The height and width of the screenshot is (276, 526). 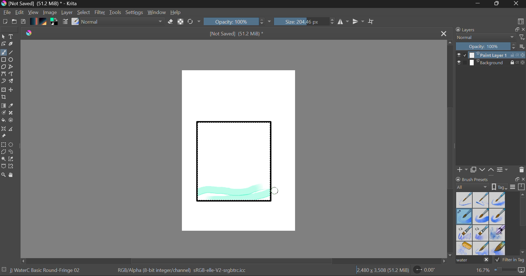 I want to click on Polyline, so click(x=12, y=67).